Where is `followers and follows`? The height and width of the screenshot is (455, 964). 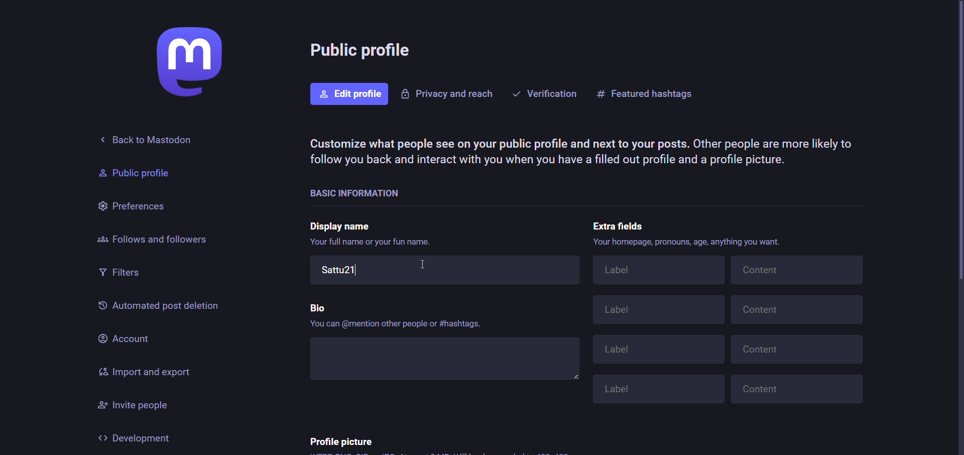 followers and follows is located at coordinates (153, 238).